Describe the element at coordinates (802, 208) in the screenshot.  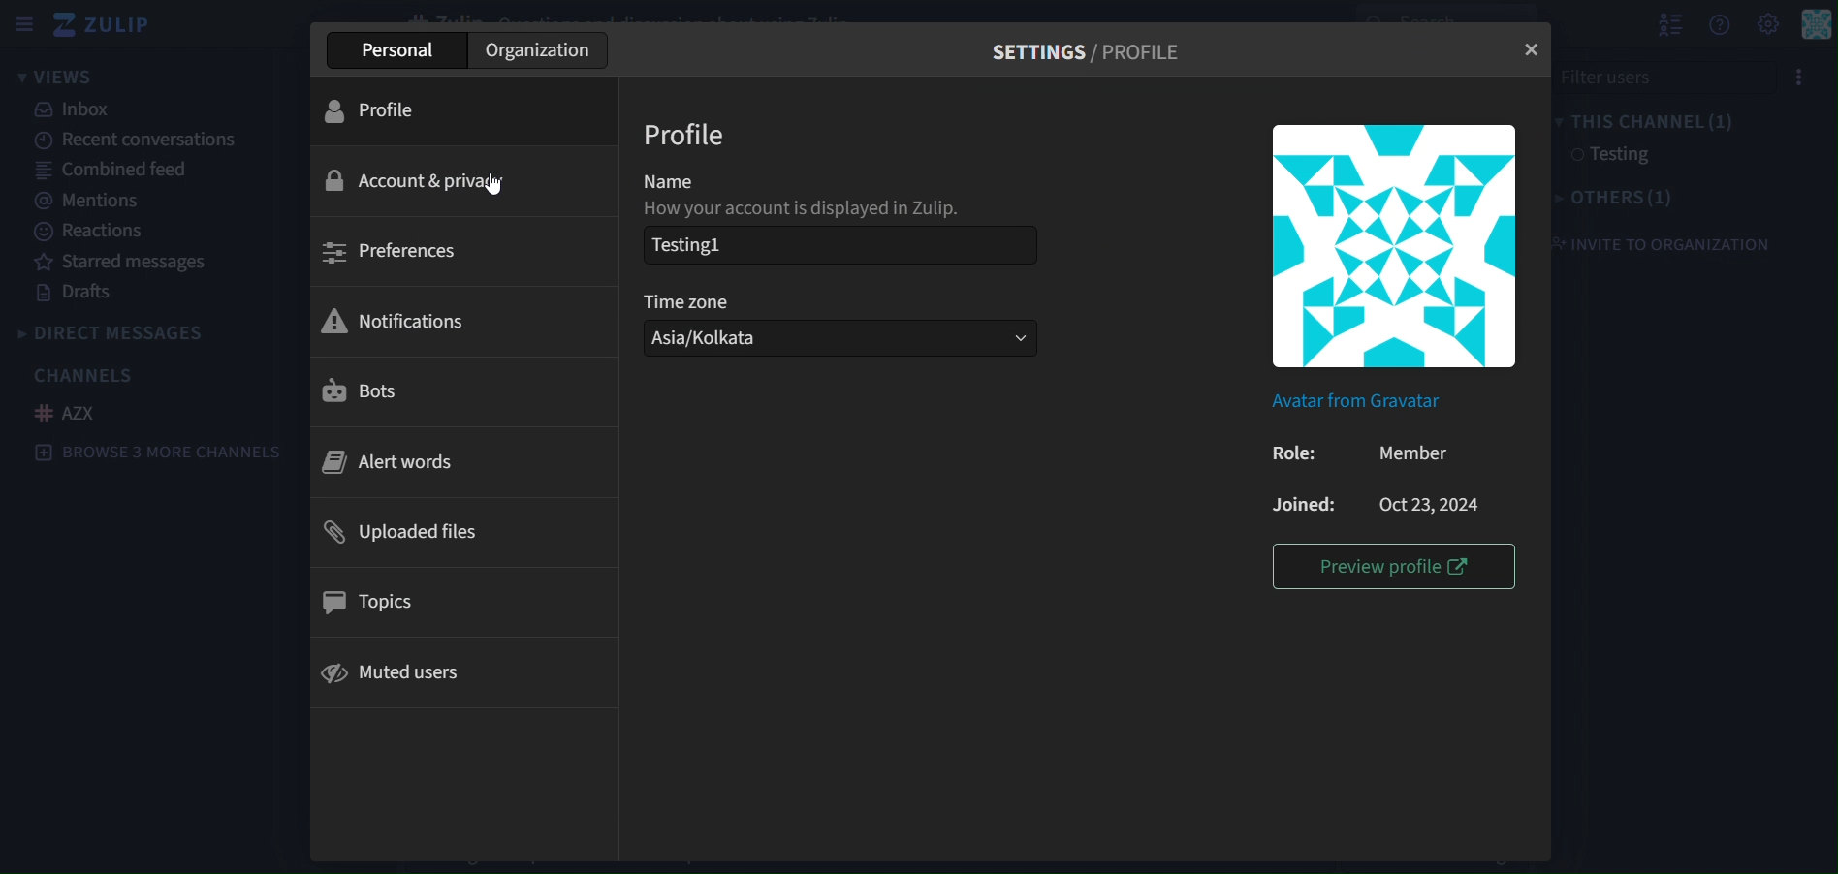
I see `how your account is displayed in Zulip` at that location.